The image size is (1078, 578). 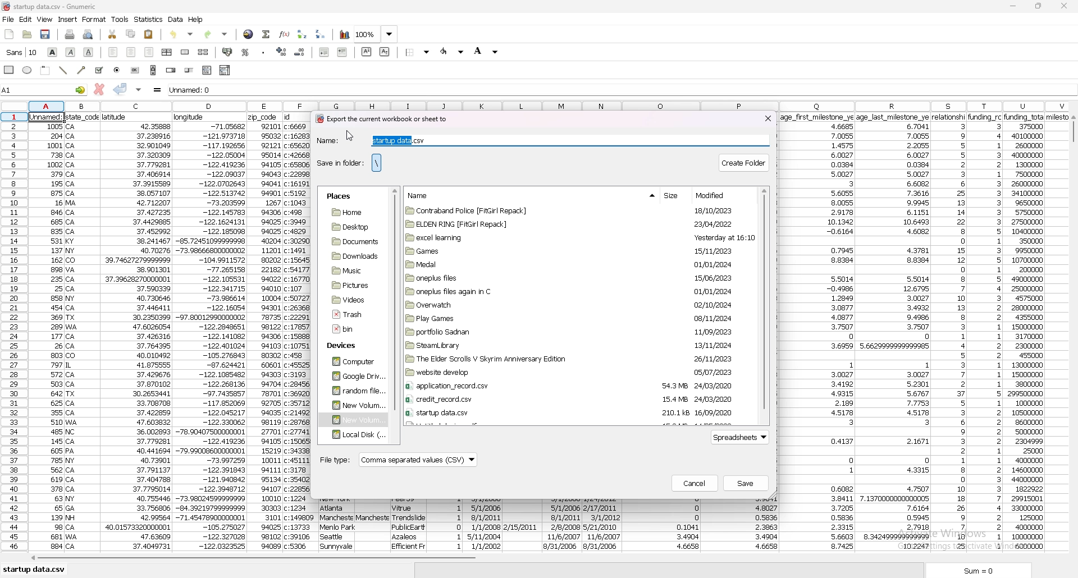 What do you see at coordinates (818, 333) in the screenshot?
I see `daat` at bounding box center [818, 333].